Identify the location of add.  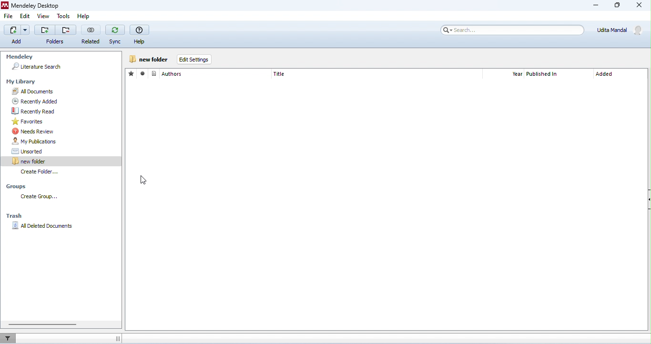
(13, 34).